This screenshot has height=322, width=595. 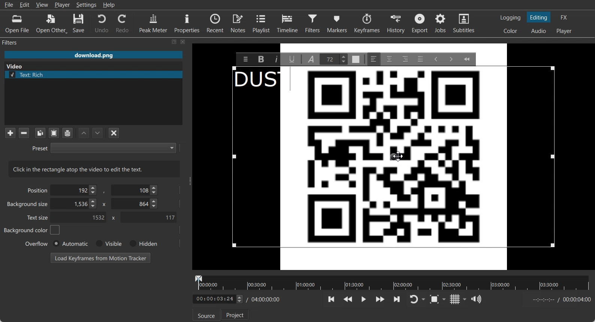 What do you see at coordinates (292, 59) in the screenshot?
I see `Underline` at bounding box center [292, 59].